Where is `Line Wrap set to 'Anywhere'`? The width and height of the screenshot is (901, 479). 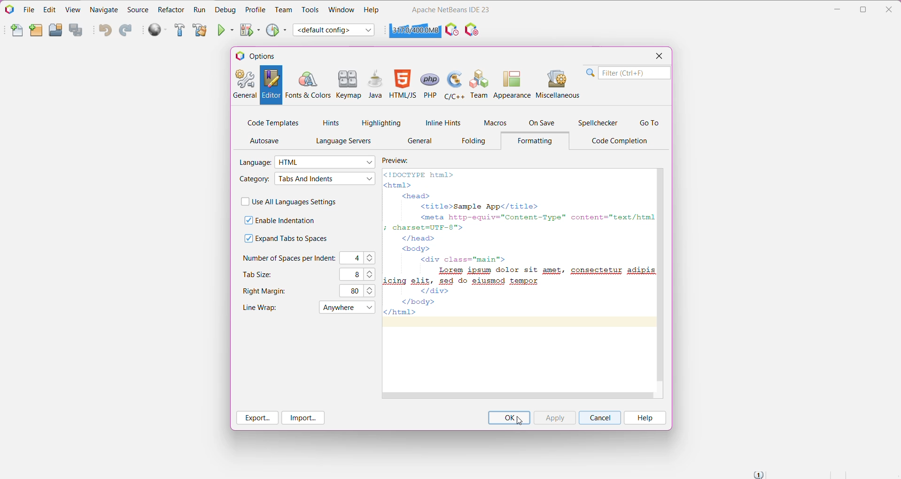
Line Wrap set to 'Anywhere' is located at coordinates (258, 307).